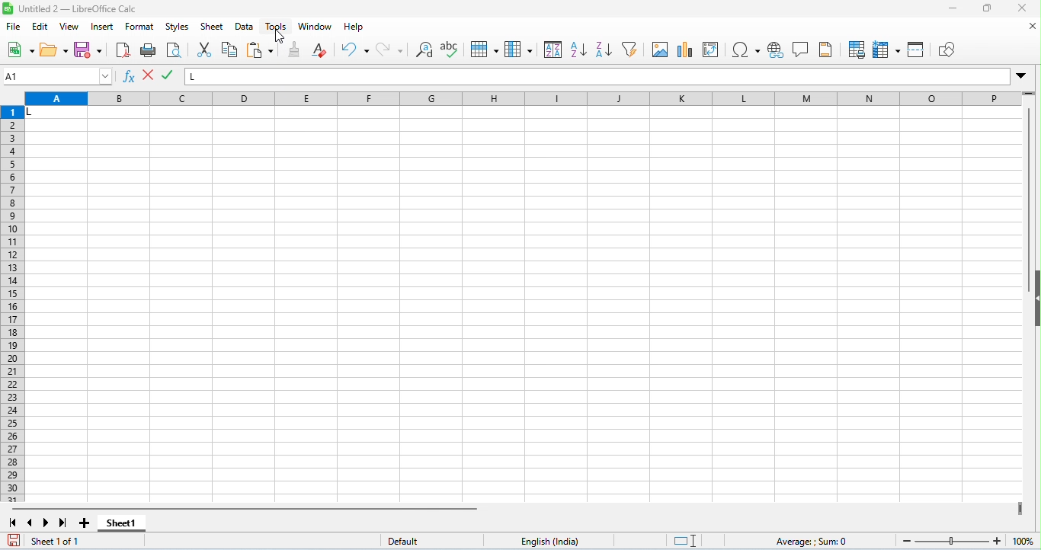 This screenshot has height=550, width=1041. Describe the element at coordinates (15, 540) in the screenshot. I see `save` at that location.